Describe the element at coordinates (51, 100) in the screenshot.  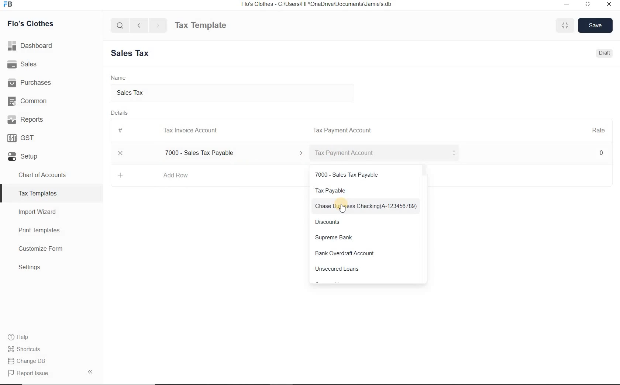
I see `Common` at that location.